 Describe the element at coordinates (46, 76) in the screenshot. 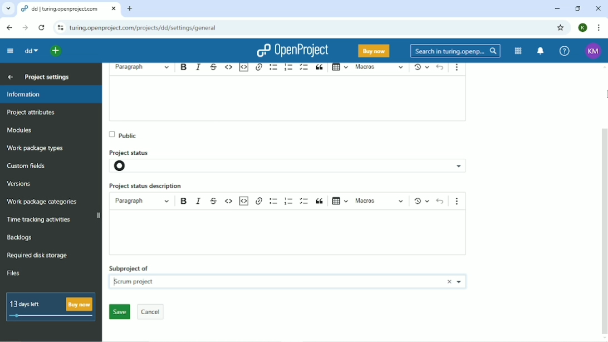

I see `Project settings` at that location.